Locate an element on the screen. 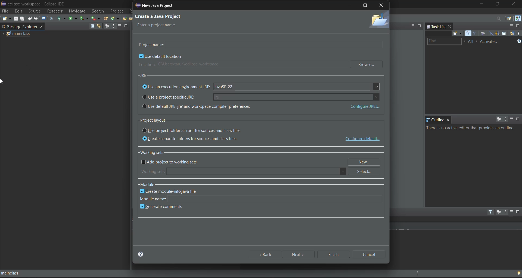 The image size is (522, 278). file is located at coordinates (5, 11).